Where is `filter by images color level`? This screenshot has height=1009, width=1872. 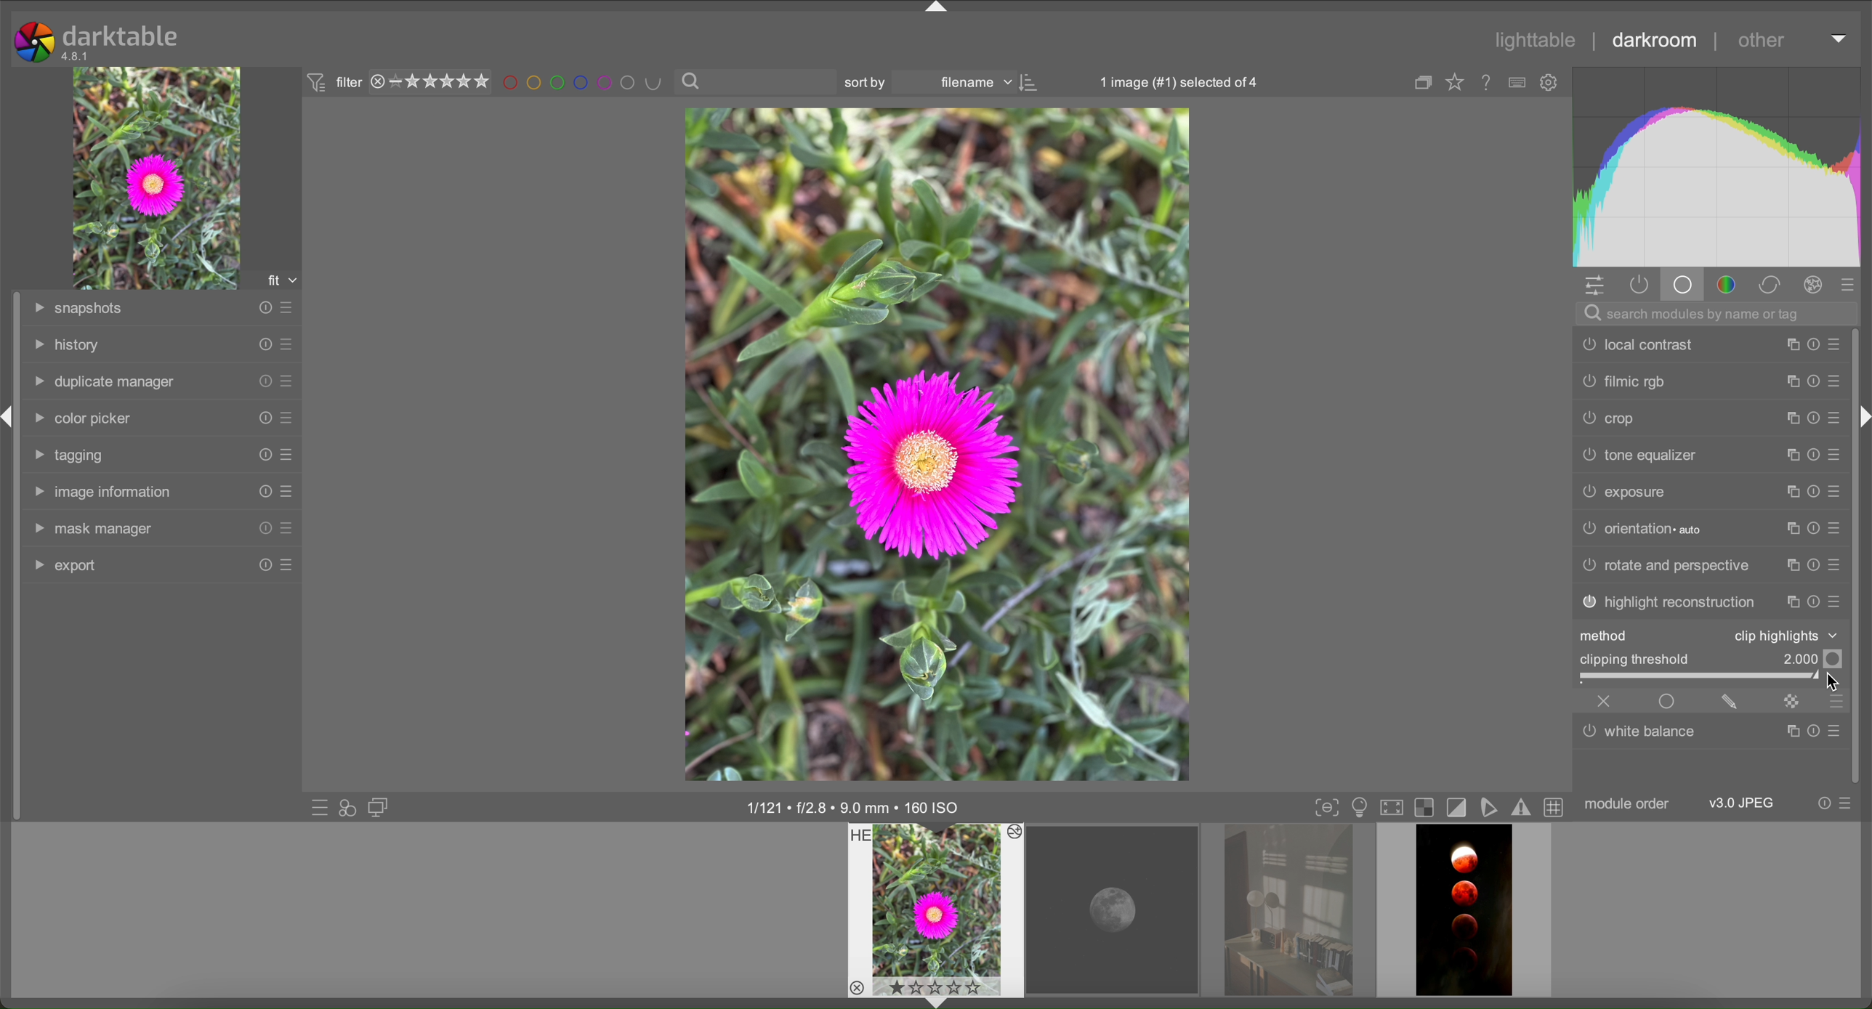
filter by images color level is located at coordinates (584, 84).